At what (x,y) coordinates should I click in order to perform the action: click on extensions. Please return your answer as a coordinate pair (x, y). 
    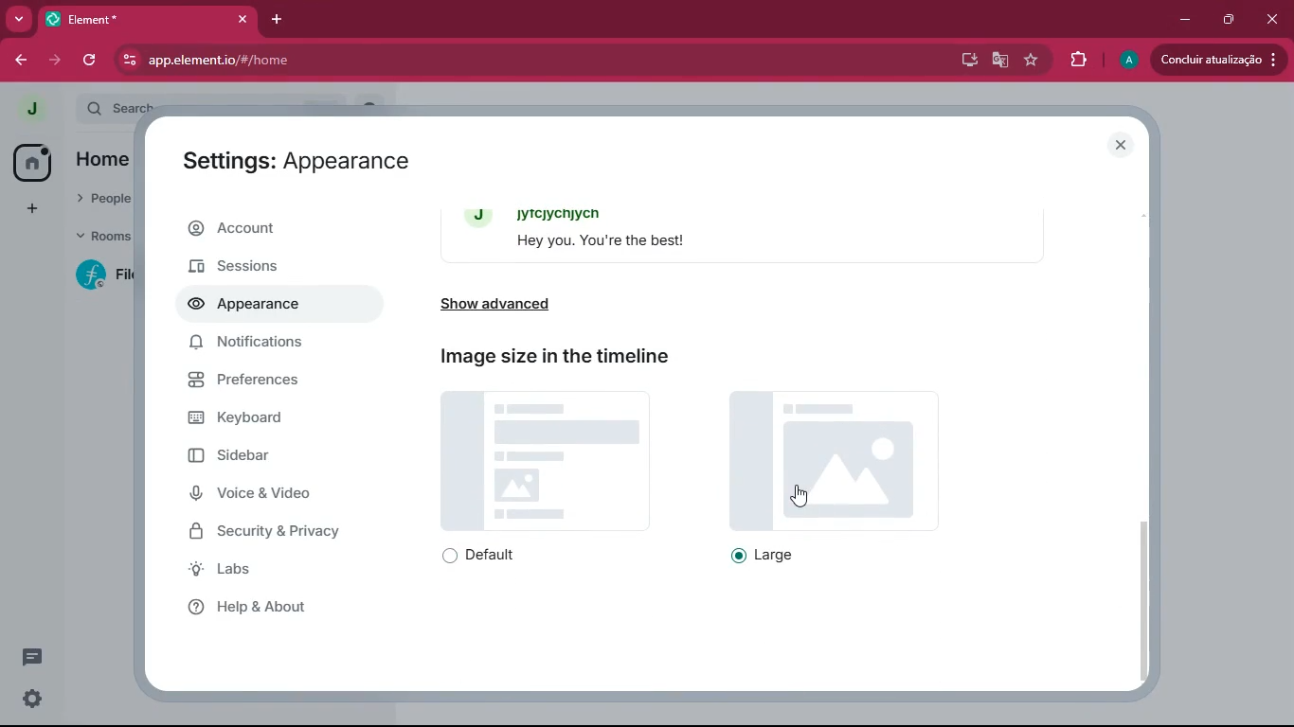
    Looking at the image, I should click on (1072, 61).